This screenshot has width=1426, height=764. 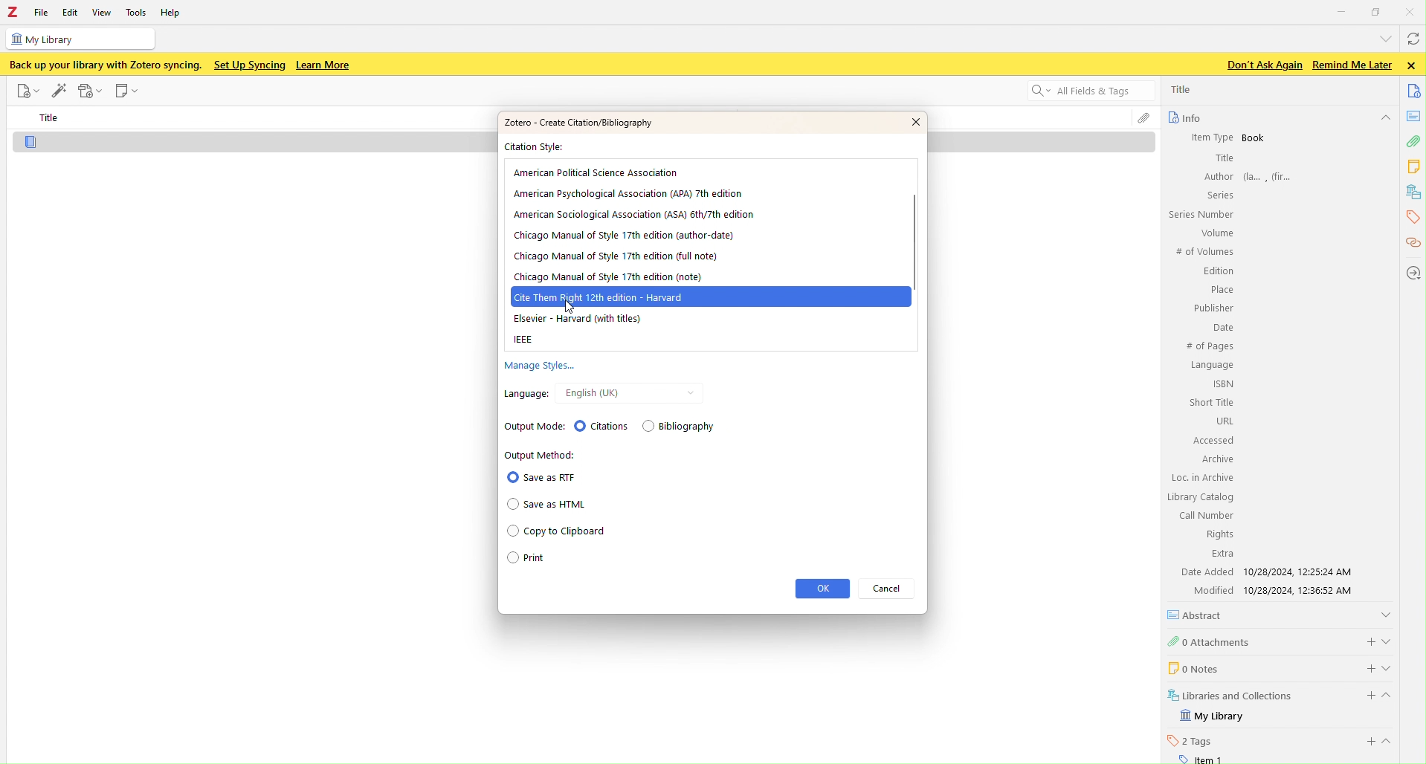 What do you see at coordinates (175, 14) in the screenshot?
I see `Help` at bounding box center [175, 14].